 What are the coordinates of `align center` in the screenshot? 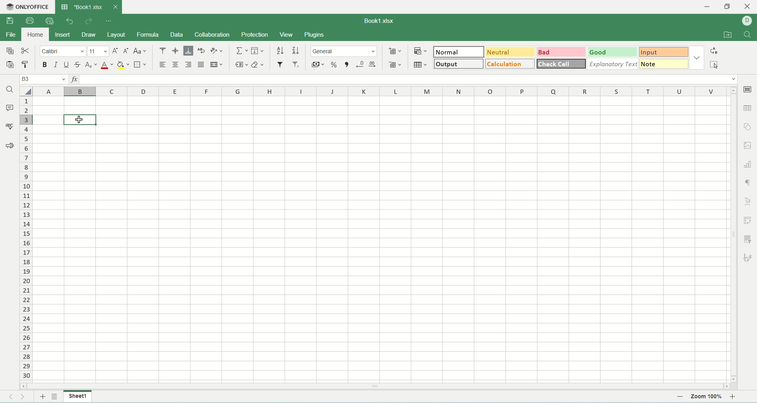 It's located at (176, 65).